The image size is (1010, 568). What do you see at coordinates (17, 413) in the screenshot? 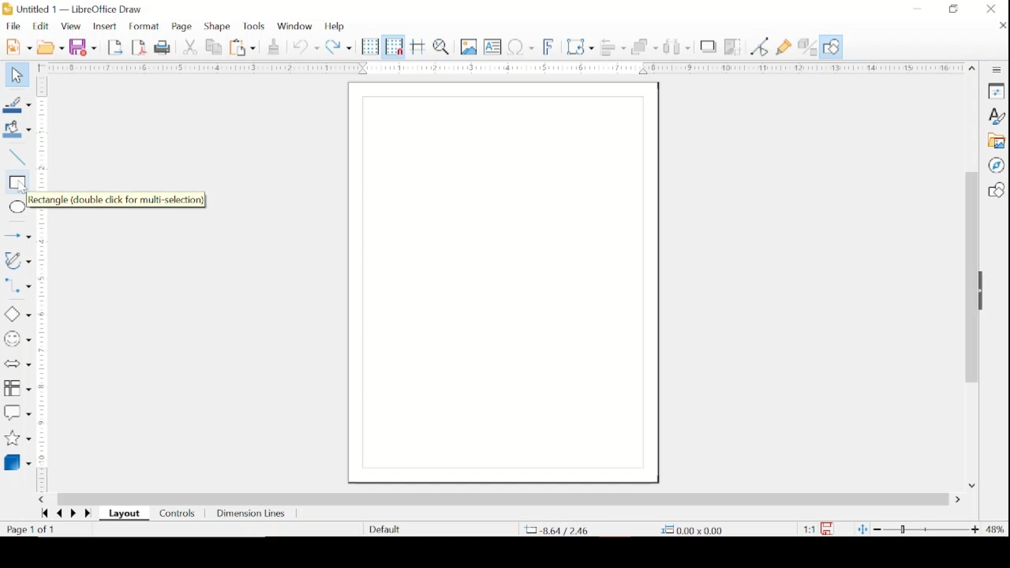
I see `callout shapes` at bounding box center [17, 413].